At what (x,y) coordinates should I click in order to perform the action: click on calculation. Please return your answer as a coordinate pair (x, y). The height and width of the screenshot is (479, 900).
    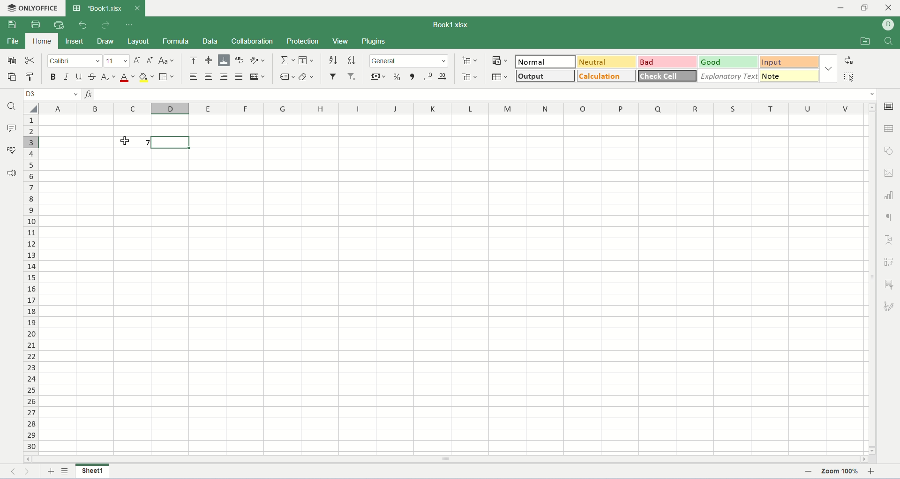
    Looking at the image, I should click on (608, 75).